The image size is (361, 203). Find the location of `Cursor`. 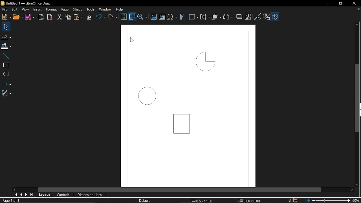

Cursor is located at coordinates (132, 40).